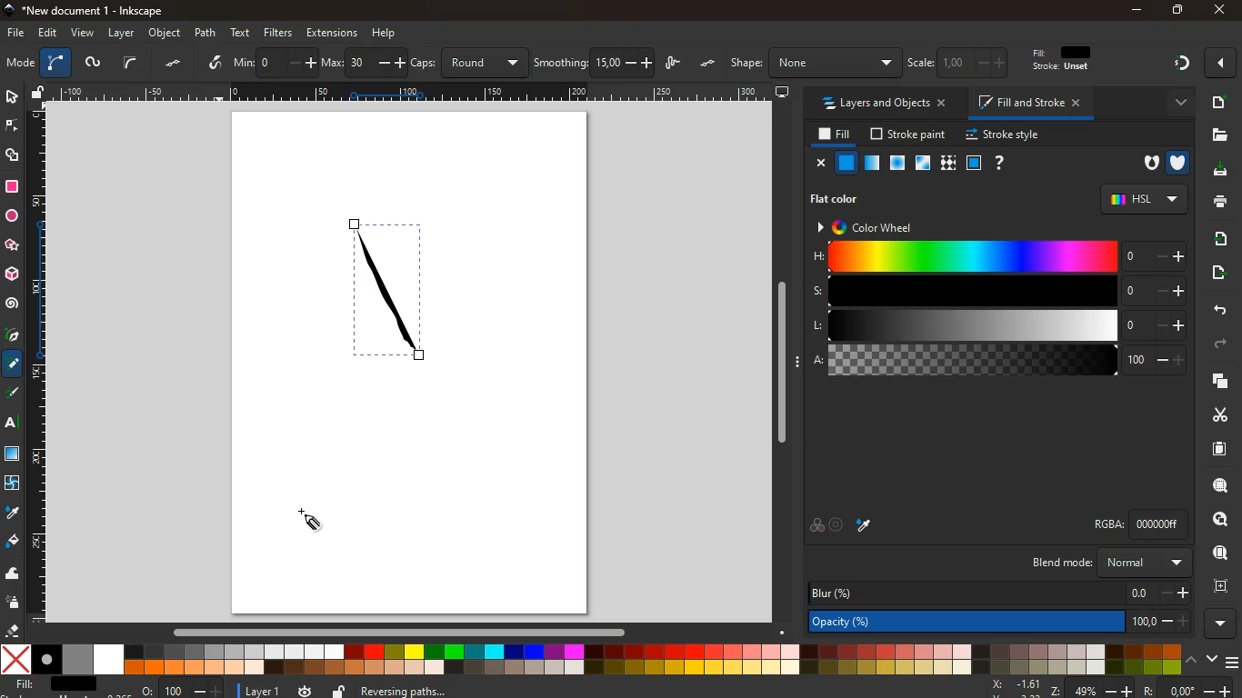  I want to click on paint, so click(865, 524).